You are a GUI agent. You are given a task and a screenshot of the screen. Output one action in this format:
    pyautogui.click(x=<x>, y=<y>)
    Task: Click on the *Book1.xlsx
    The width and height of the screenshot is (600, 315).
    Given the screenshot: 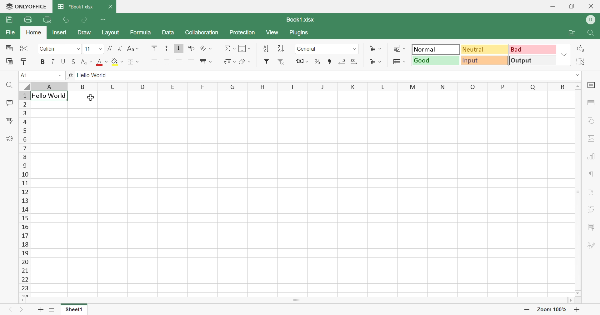 What is the action you would take?
    pyautogui.click(x=76, y=7)
    